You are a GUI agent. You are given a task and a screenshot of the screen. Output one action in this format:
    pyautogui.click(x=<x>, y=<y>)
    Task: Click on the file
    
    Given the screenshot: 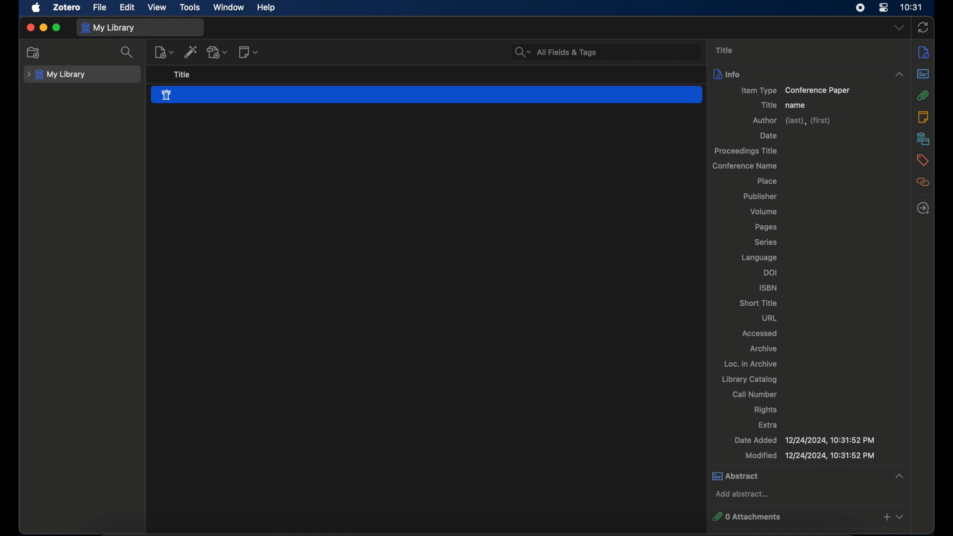 What is the action you would take?
    pyautogui.click(x=99, y=8)
    